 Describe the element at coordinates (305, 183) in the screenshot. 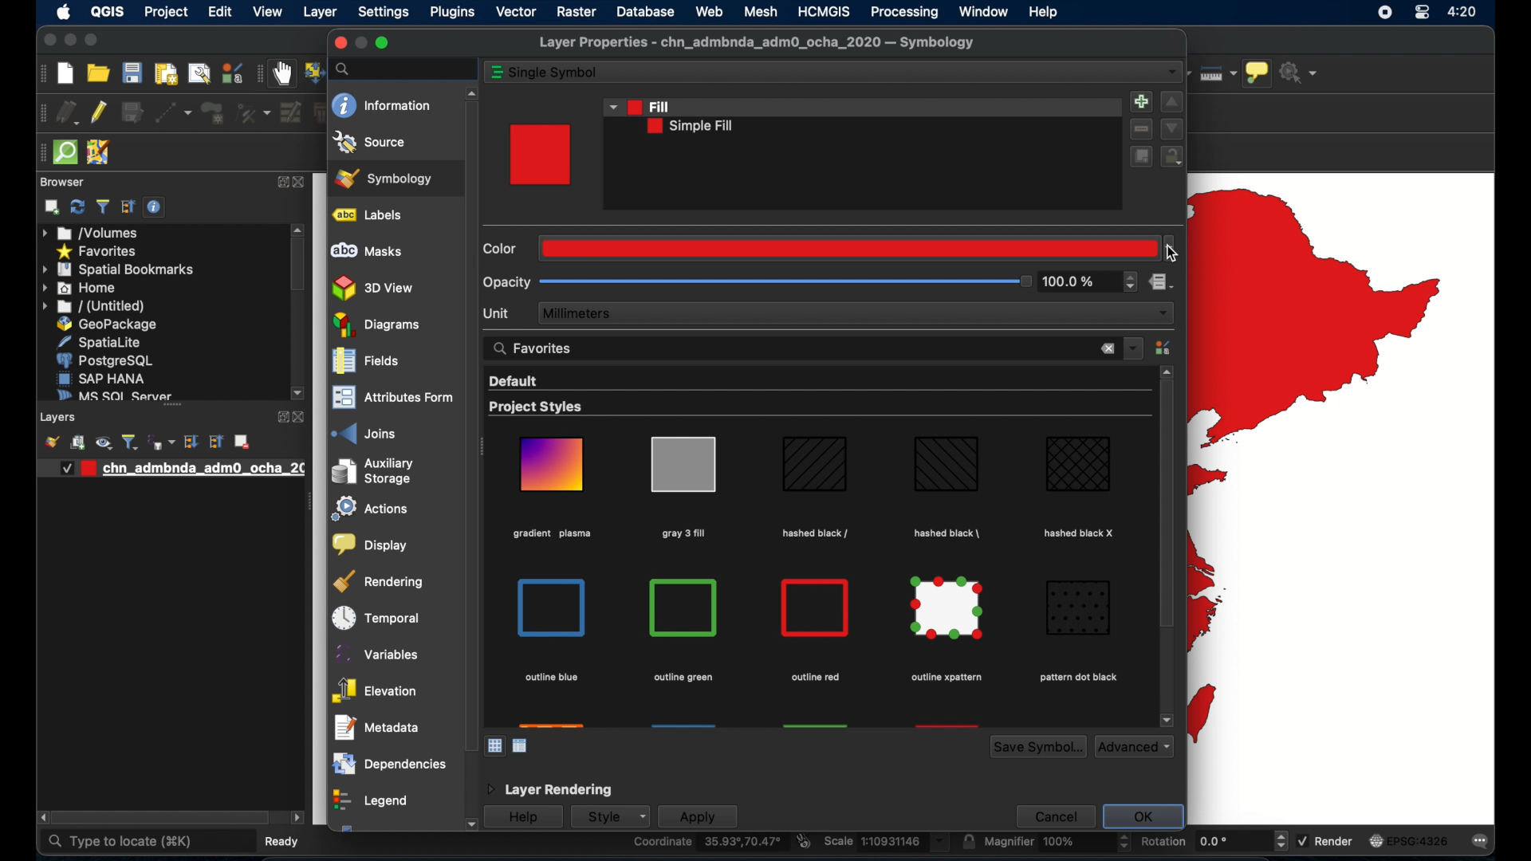

I see `close` at that location.